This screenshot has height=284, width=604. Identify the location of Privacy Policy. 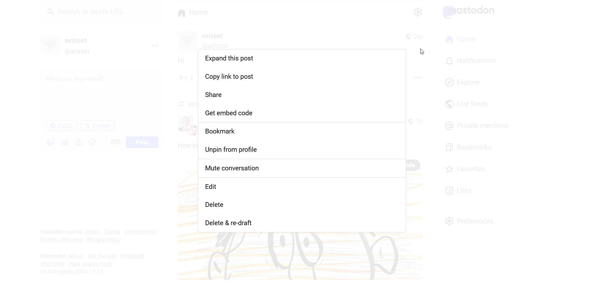
(106, 240).